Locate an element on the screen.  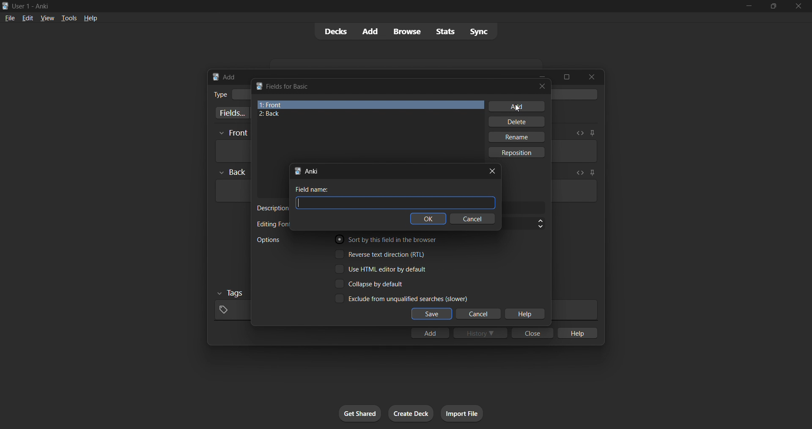
reposition is located at coordinates (518, 152).